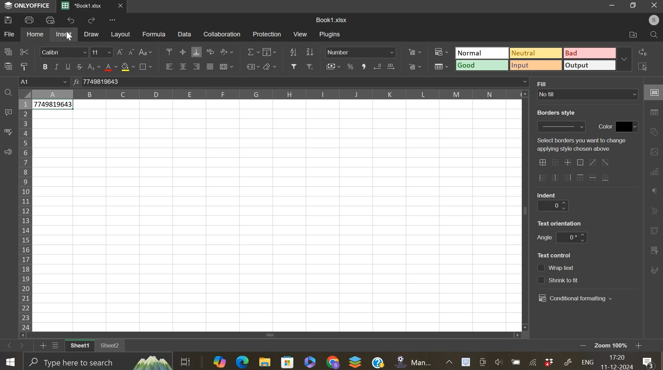 The height and width of the screenshot is (370, 663). Describe the element at coordinates (301, 34) in the screenshot. I see `view` at that location.